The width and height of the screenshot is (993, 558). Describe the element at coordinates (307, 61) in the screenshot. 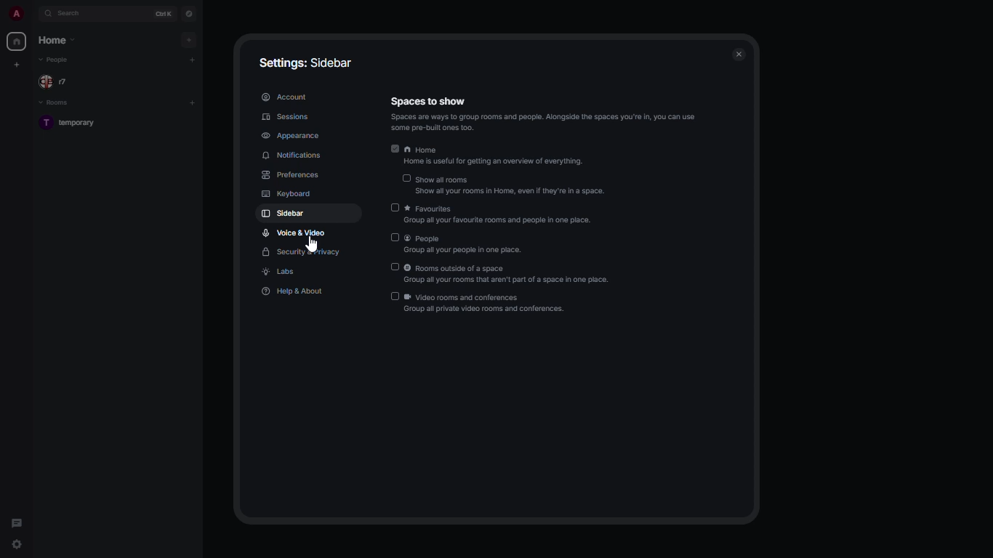

I see `settings: sidebar` at that location.